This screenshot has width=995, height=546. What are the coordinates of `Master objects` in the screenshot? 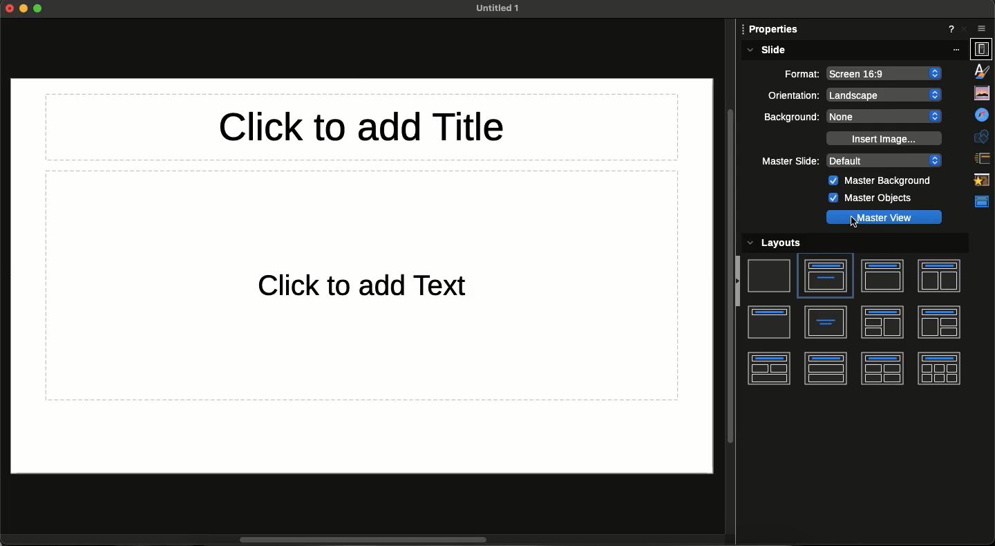 It's located at (869, 198).